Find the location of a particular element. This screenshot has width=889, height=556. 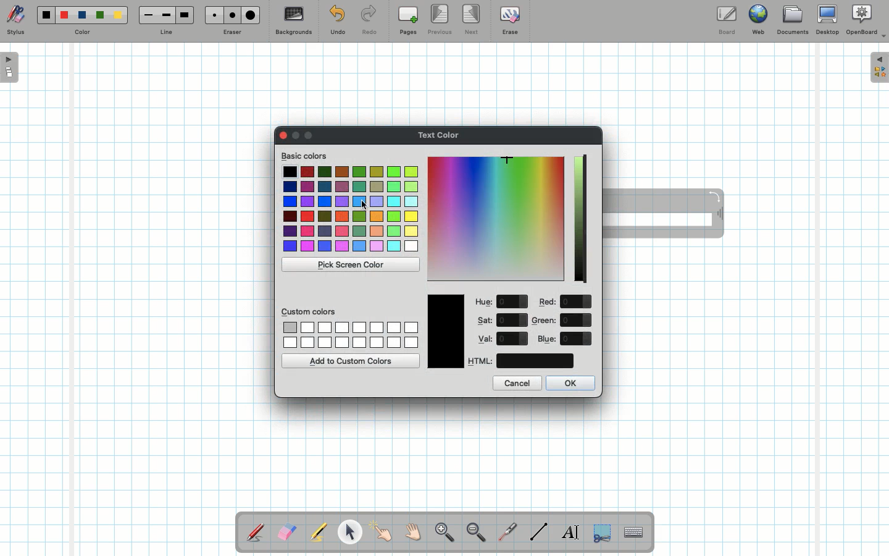

Text input is located at coordinates (634, 529).